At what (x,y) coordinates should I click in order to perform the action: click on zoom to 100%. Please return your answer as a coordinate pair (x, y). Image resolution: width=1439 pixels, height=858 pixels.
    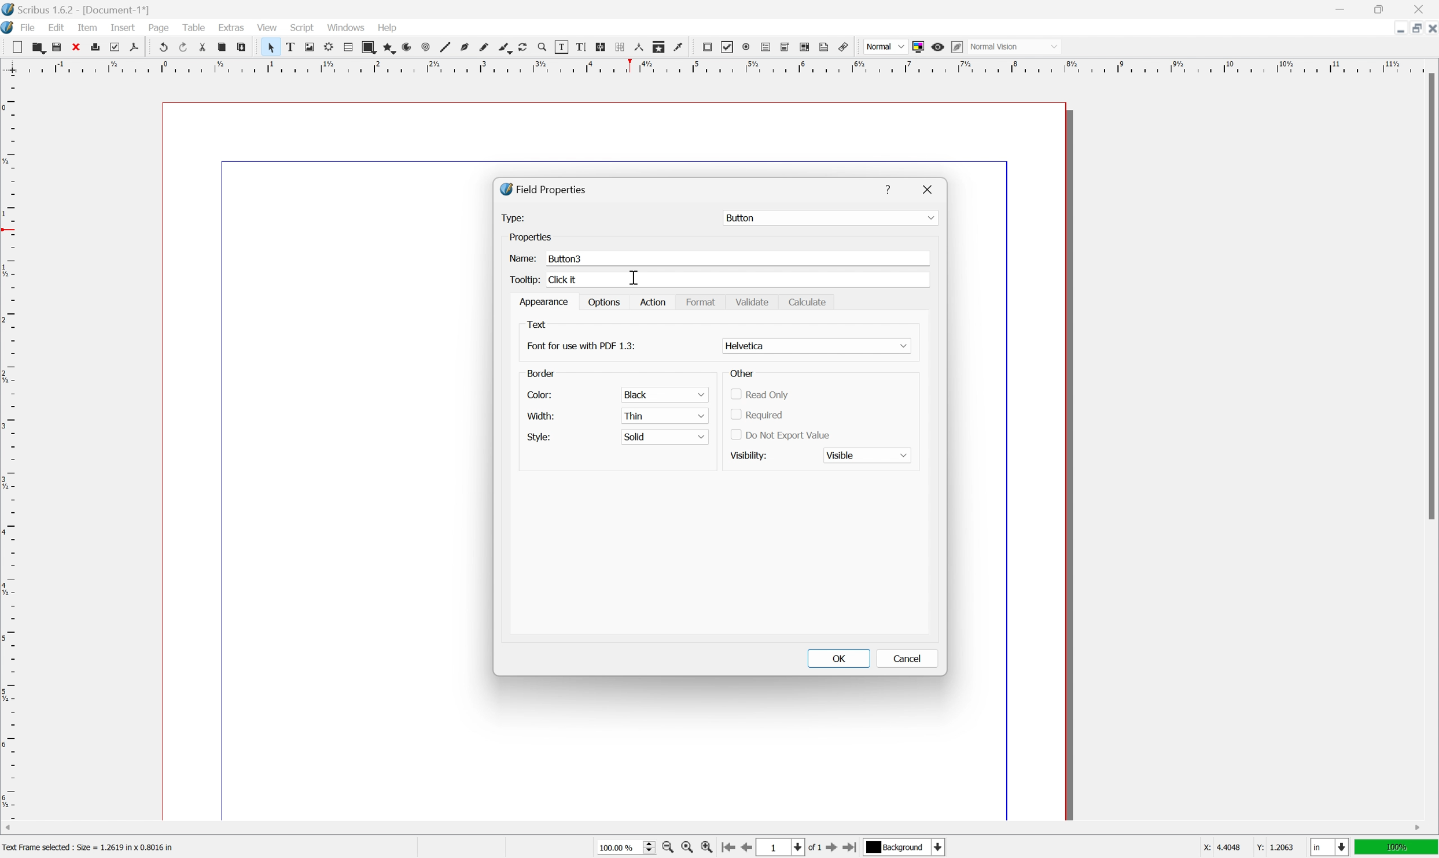
    Looking at the image, I should click on (688, 849).